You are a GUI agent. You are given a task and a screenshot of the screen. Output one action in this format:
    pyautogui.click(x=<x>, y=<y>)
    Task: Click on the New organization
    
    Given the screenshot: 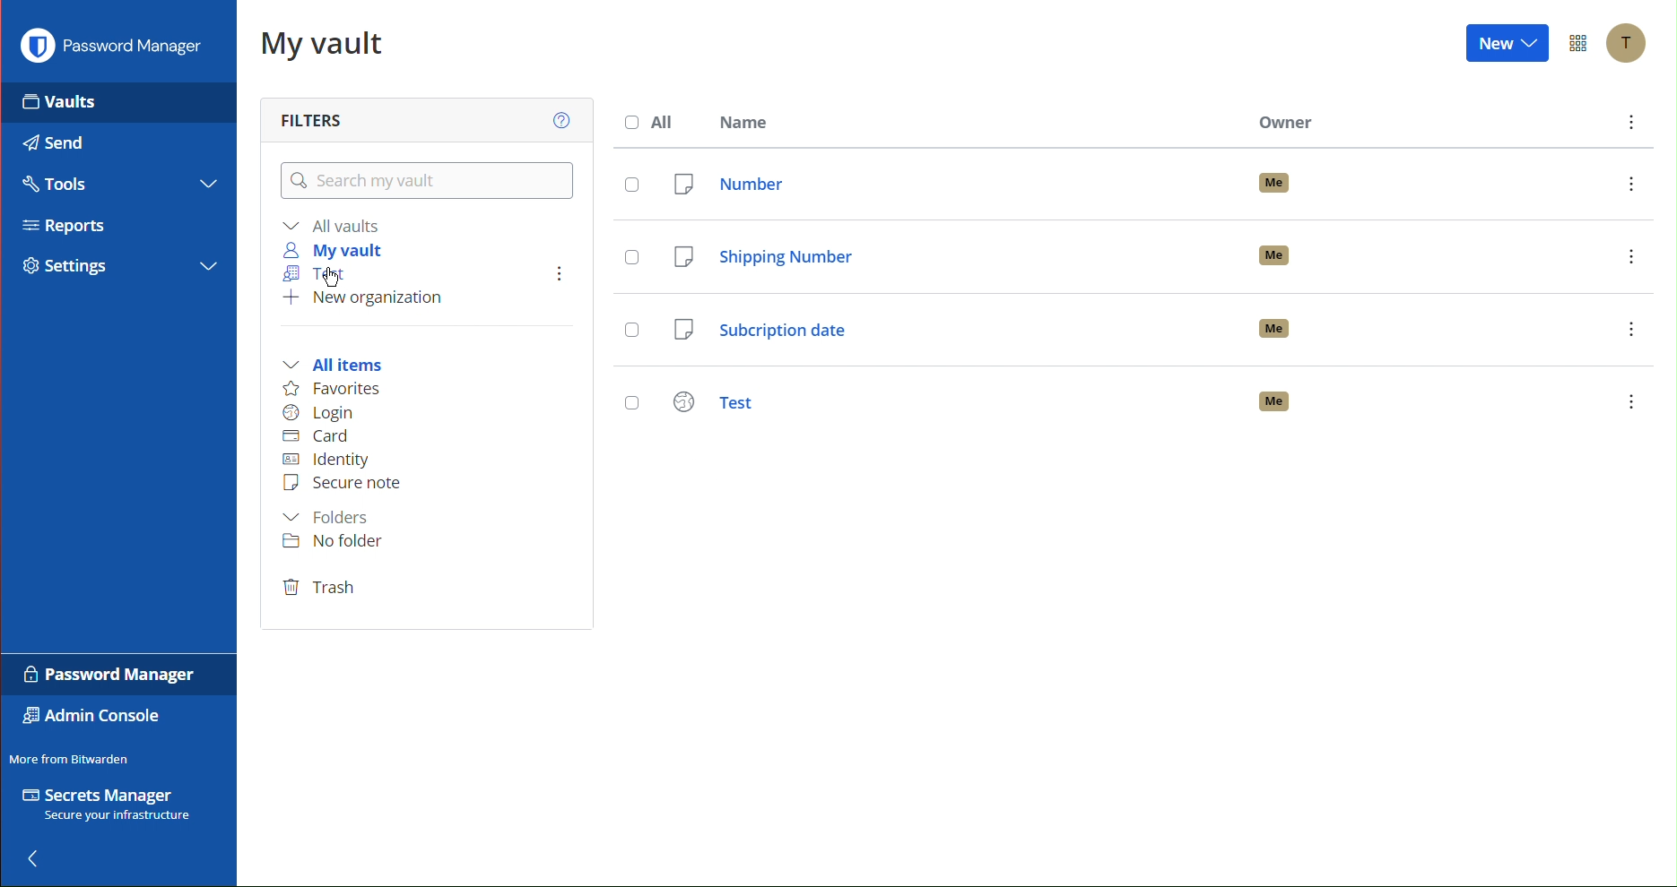 What is the action you would take?
    pyautogui.click(x=366, y=301)
    